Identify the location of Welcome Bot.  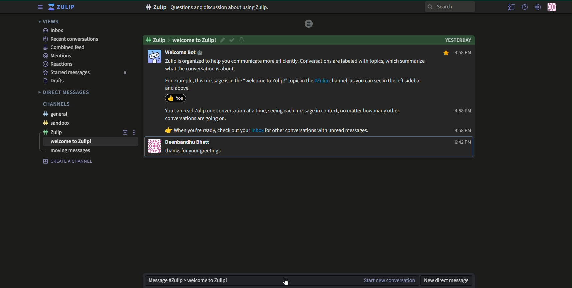
(184, 52).